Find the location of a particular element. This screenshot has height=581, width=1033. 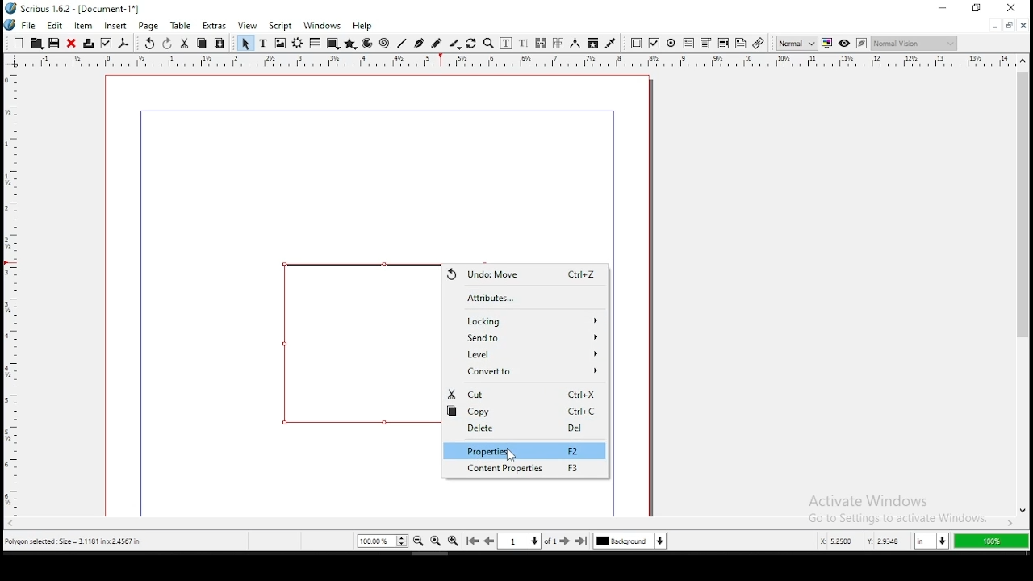

content properties is located at coordinates (526, 469).